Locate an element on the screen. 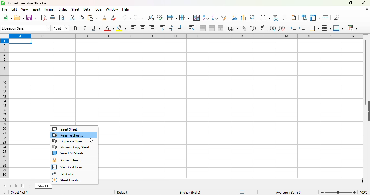 The width and height of the screenshot is (370, 195). column is located at coordinates (184, 18).